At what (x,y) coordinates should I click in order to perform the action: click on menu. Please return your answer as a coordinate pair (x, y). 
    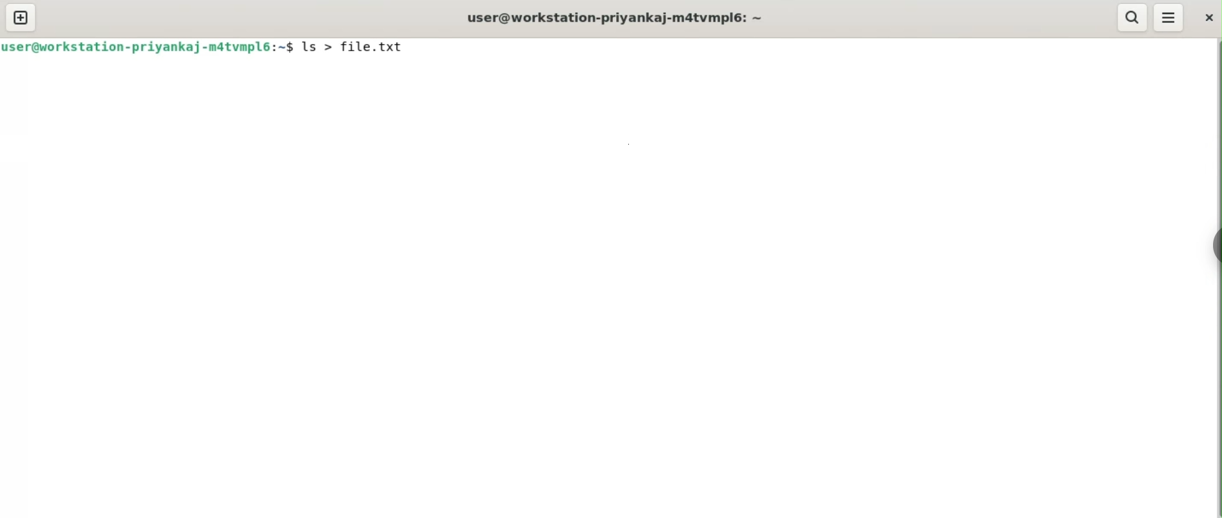
    Looking at the image, I should click on (1169, 18).